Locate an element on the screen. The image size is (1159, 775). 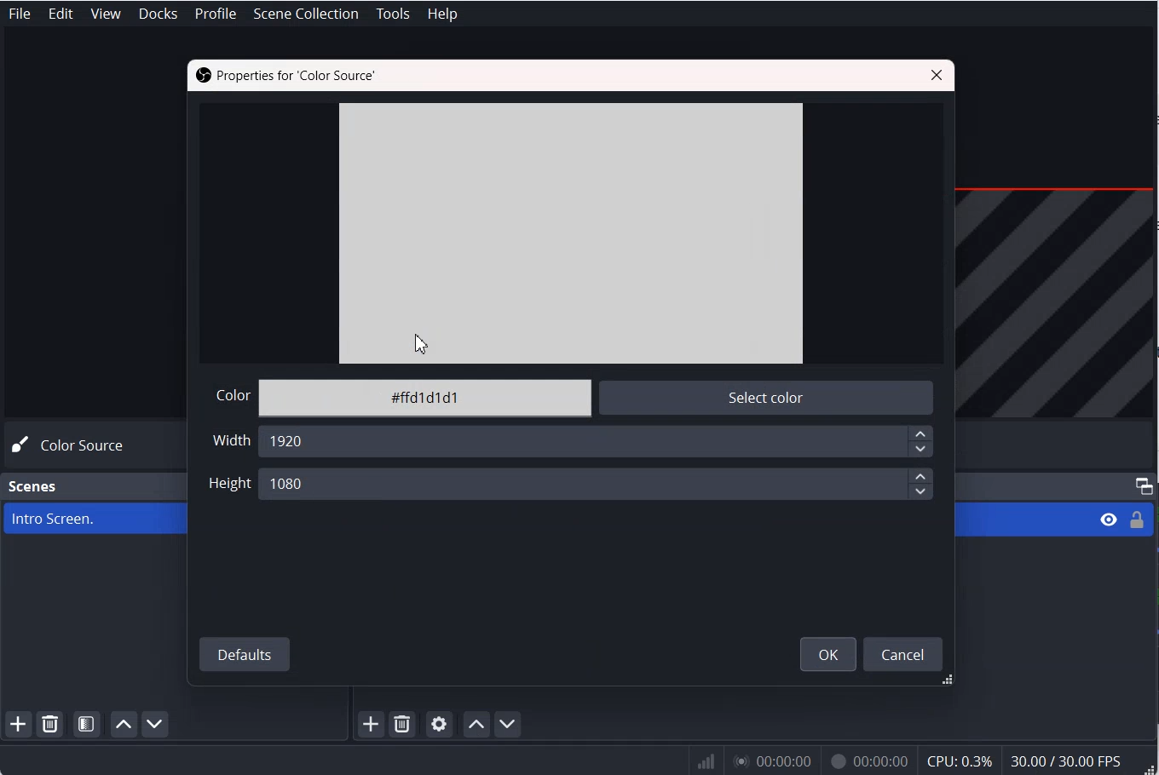
Intro Screen  is located at coordinates (90, 518).